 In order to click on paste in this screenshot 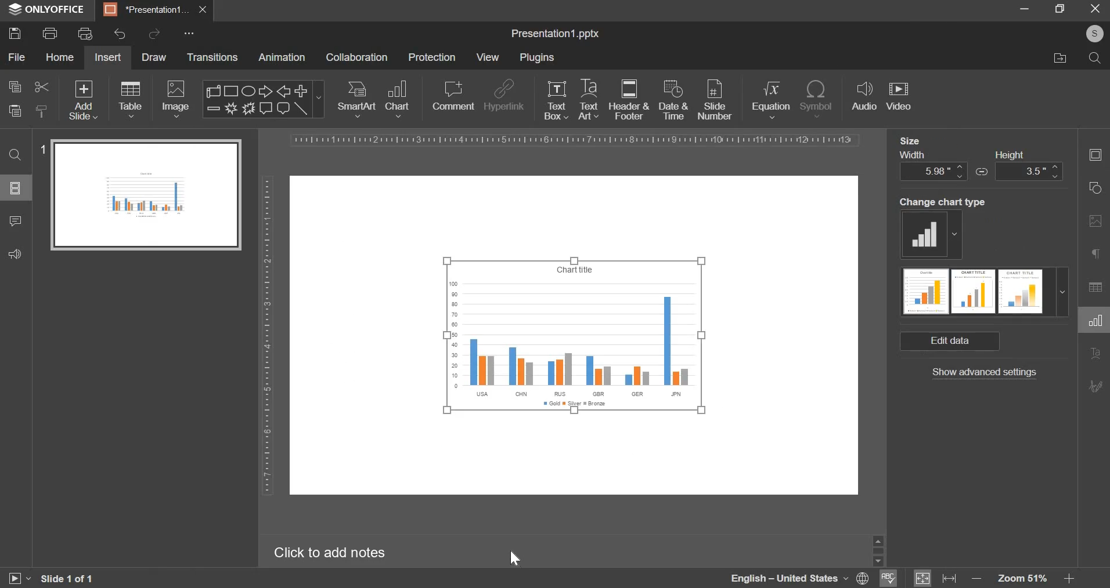, I will do `click(15, 111)`.